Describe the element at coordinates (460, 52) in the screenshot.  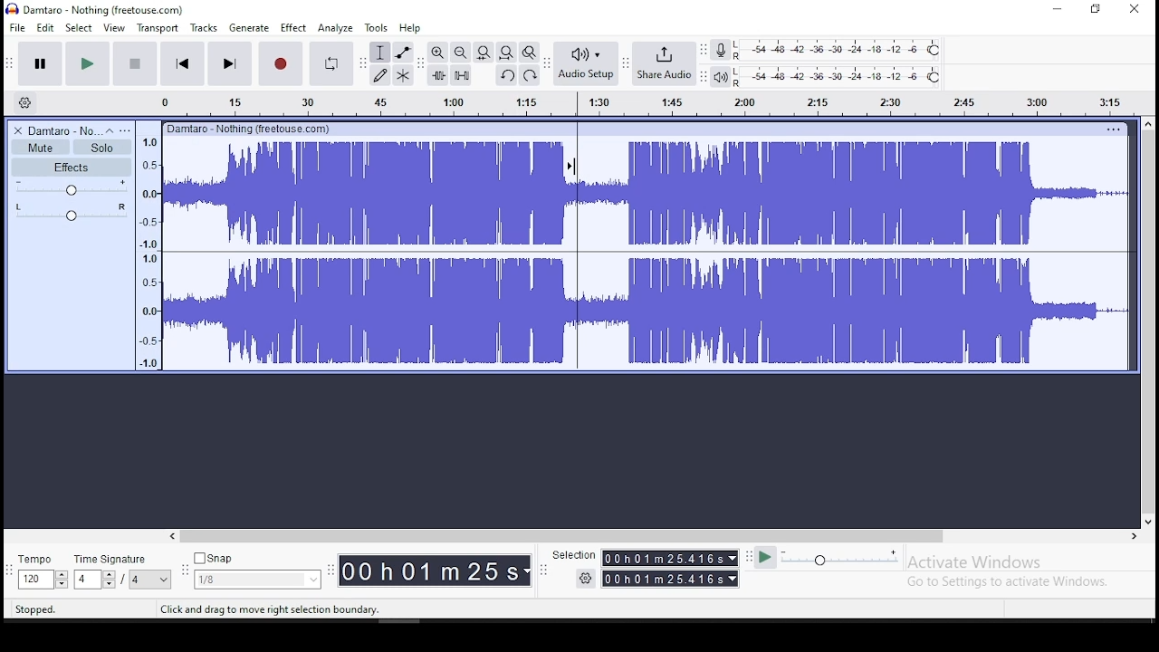
I see `zoom out` at that location.